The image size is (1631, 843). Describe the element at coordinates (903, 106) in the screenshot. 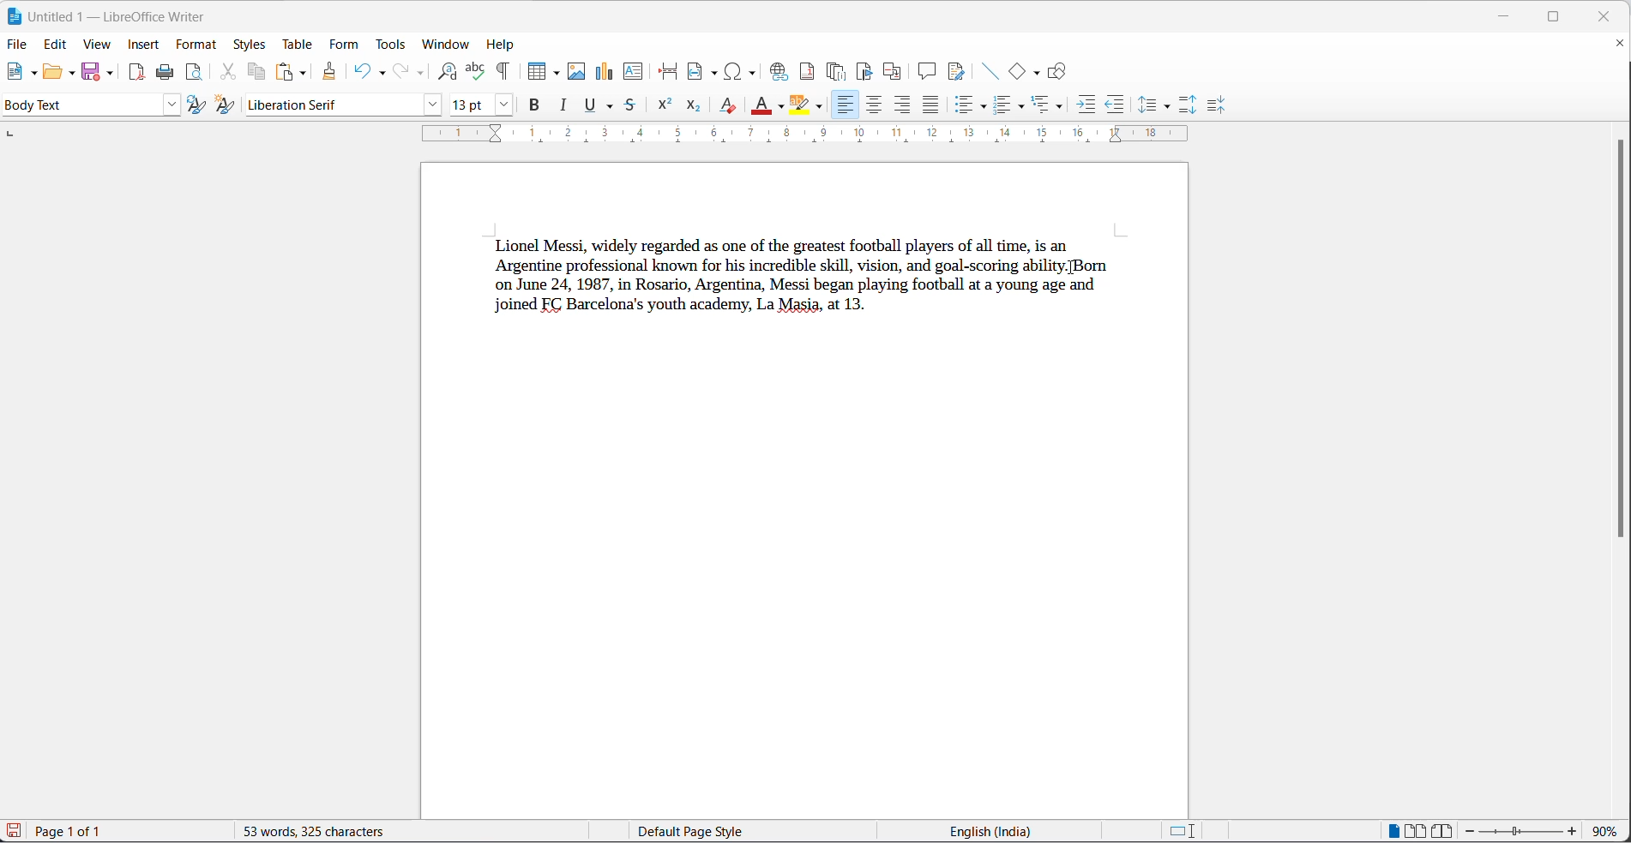

I see `text align left` at that location.